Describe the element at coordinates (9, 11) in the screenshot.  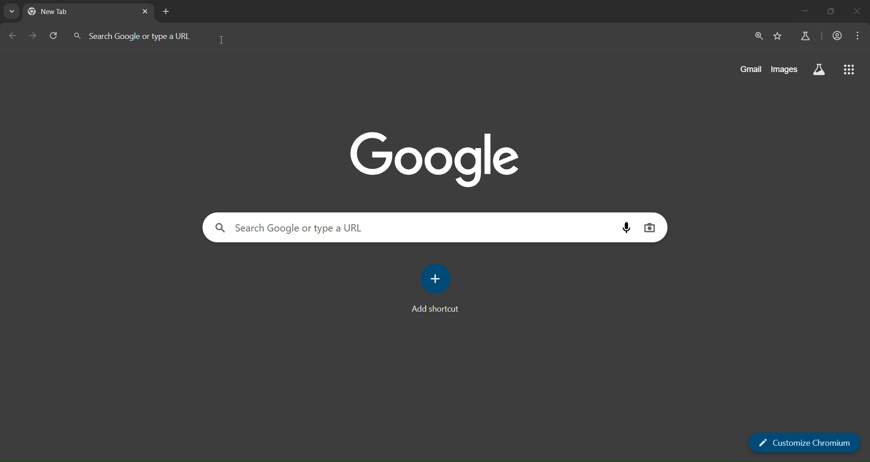
I see `recent locations` at that location.